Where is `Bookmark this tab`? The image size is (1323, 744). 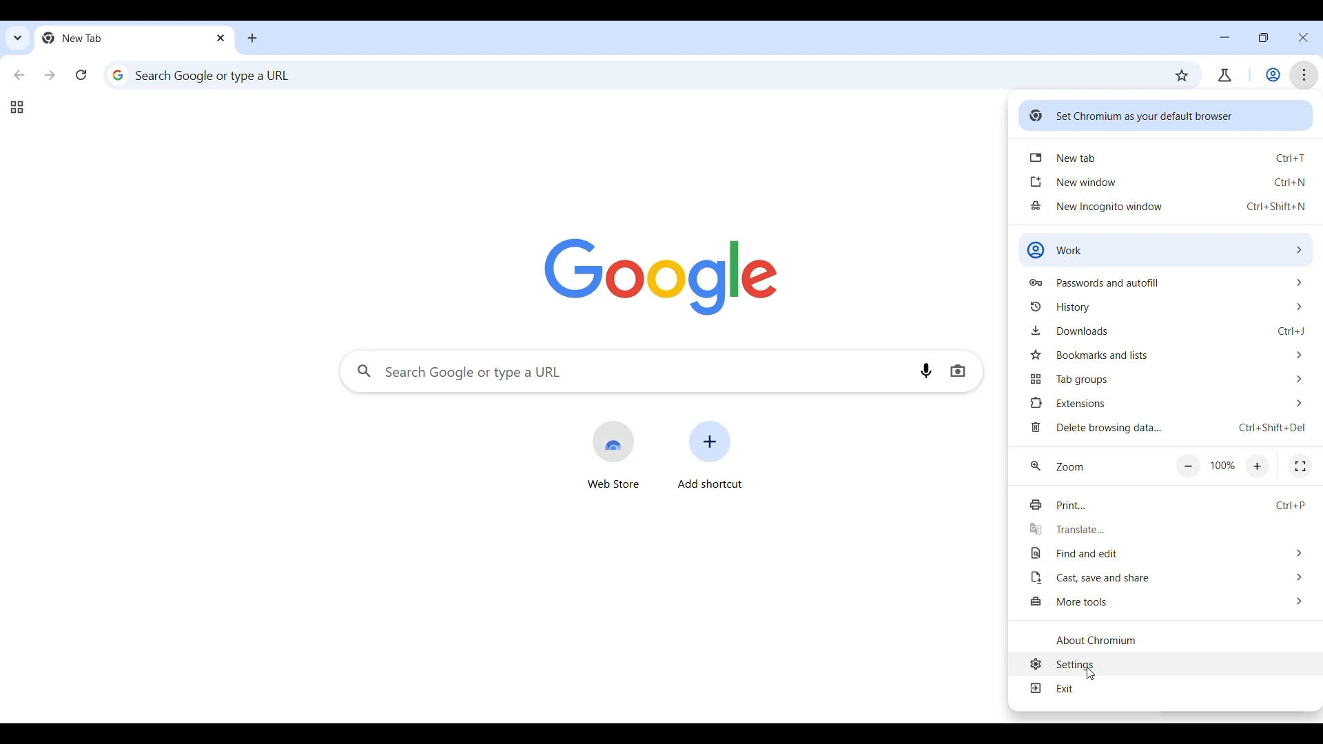 Bookmark this tab is located at coordinates (1182, 76).